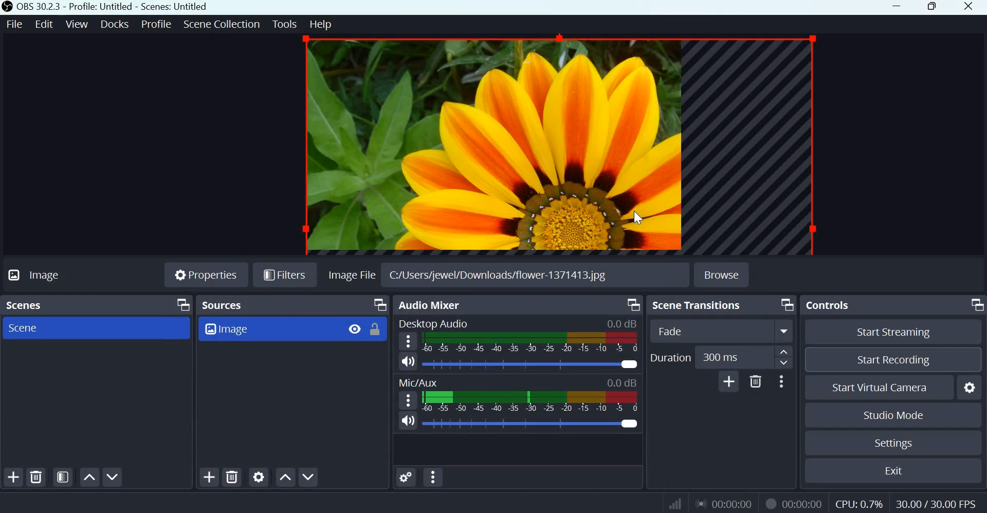  What do you see at coordinates (781, 381) in the screenshot?
I see `More Options ` at bounding box center [781, 381].